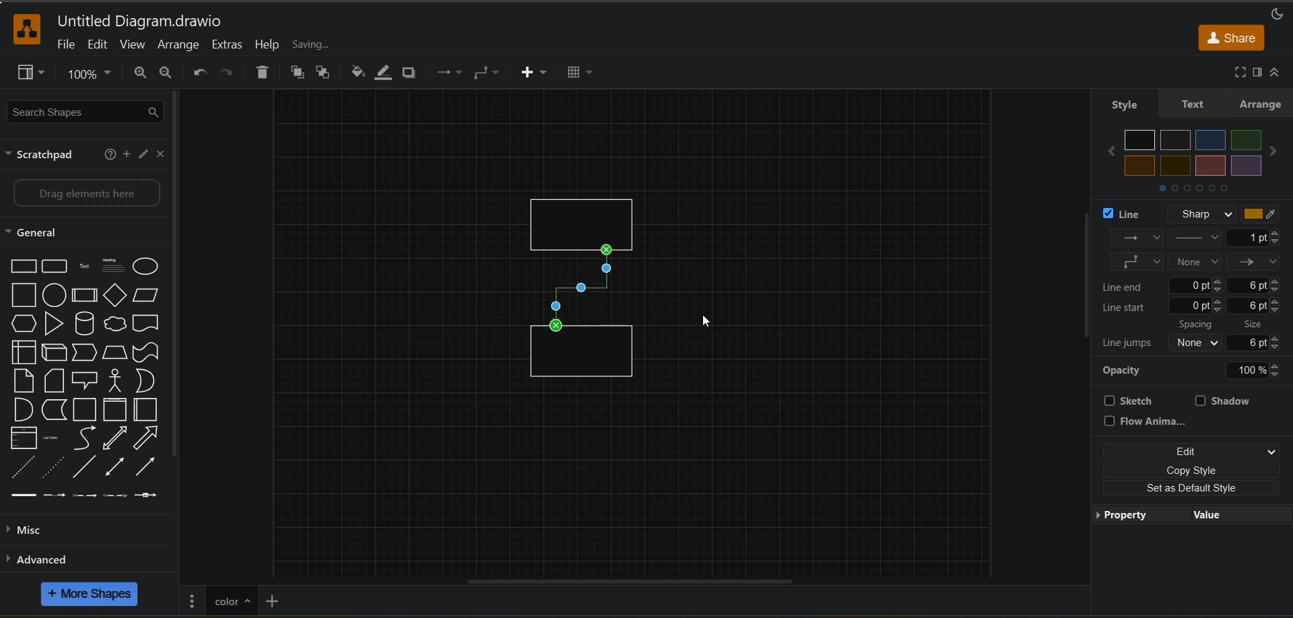  Describe the element at coordinates (24, 496) in the screenshot. I see `Link` at that location.